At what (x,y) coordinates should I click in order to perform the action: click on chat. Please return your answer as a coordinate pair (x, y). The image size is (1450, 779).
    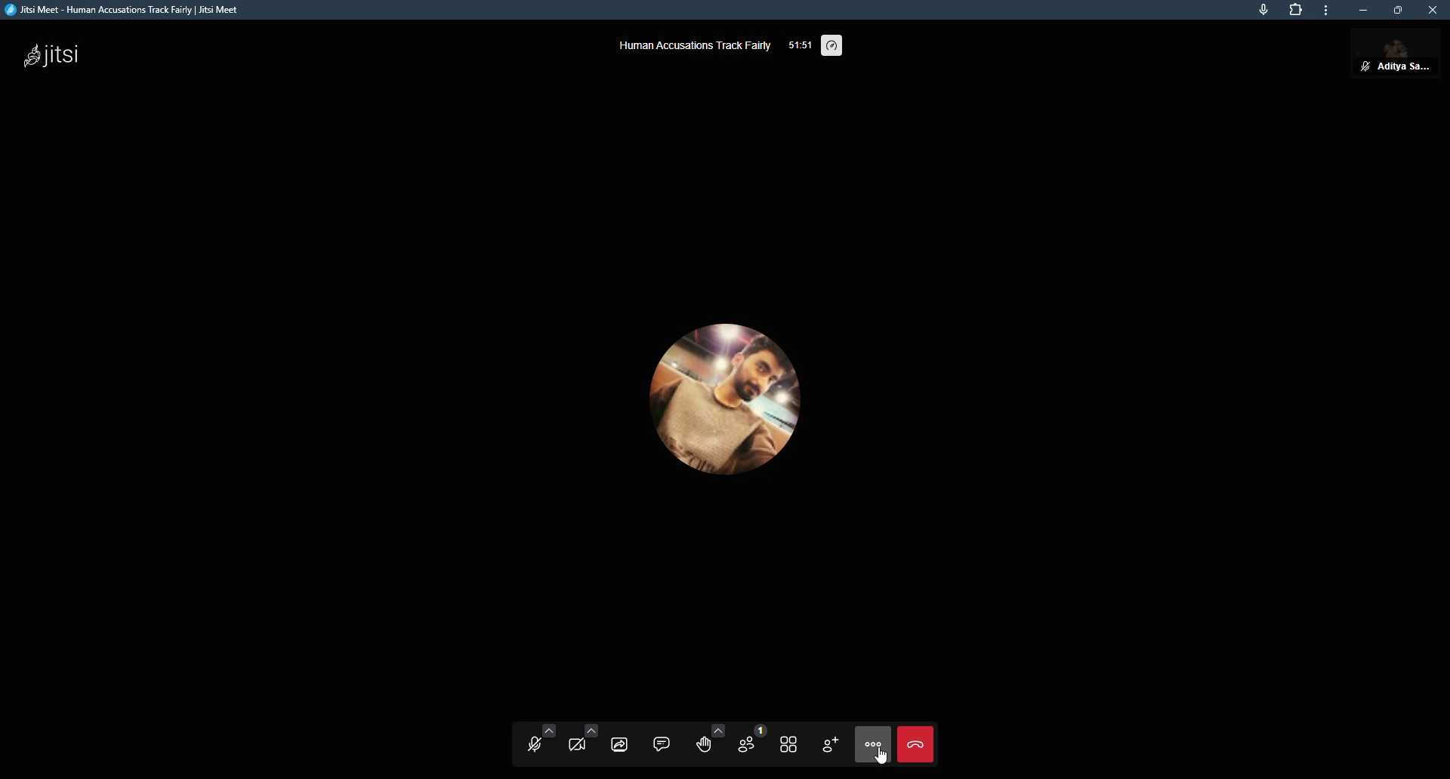
    Looking at the image, I should click on (659, 741).